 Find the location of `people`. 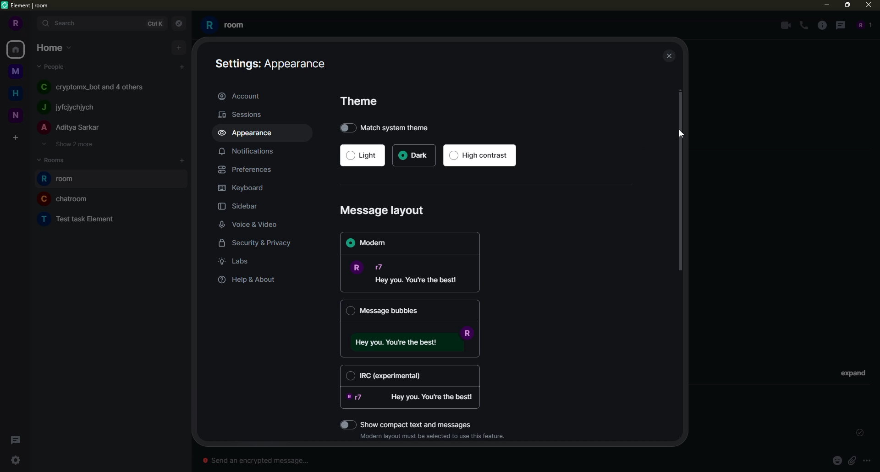

people is located at coordinates (95, 86).